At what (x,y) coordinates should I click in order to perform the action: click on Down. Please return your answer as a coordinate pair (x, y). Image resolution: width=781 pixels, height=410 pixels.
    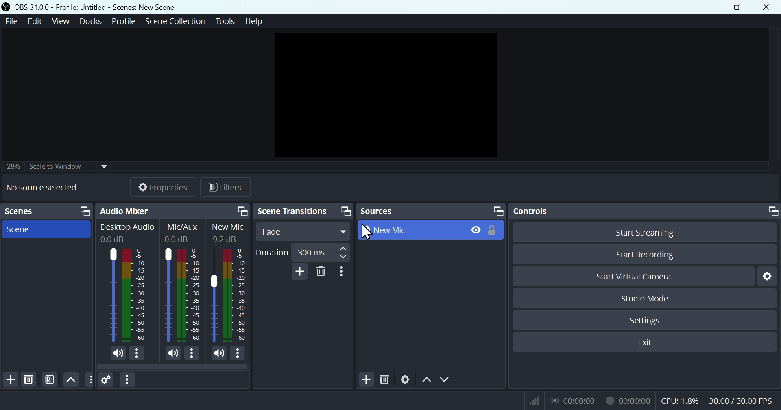
    Looking at the image, I should click on (447, 379).